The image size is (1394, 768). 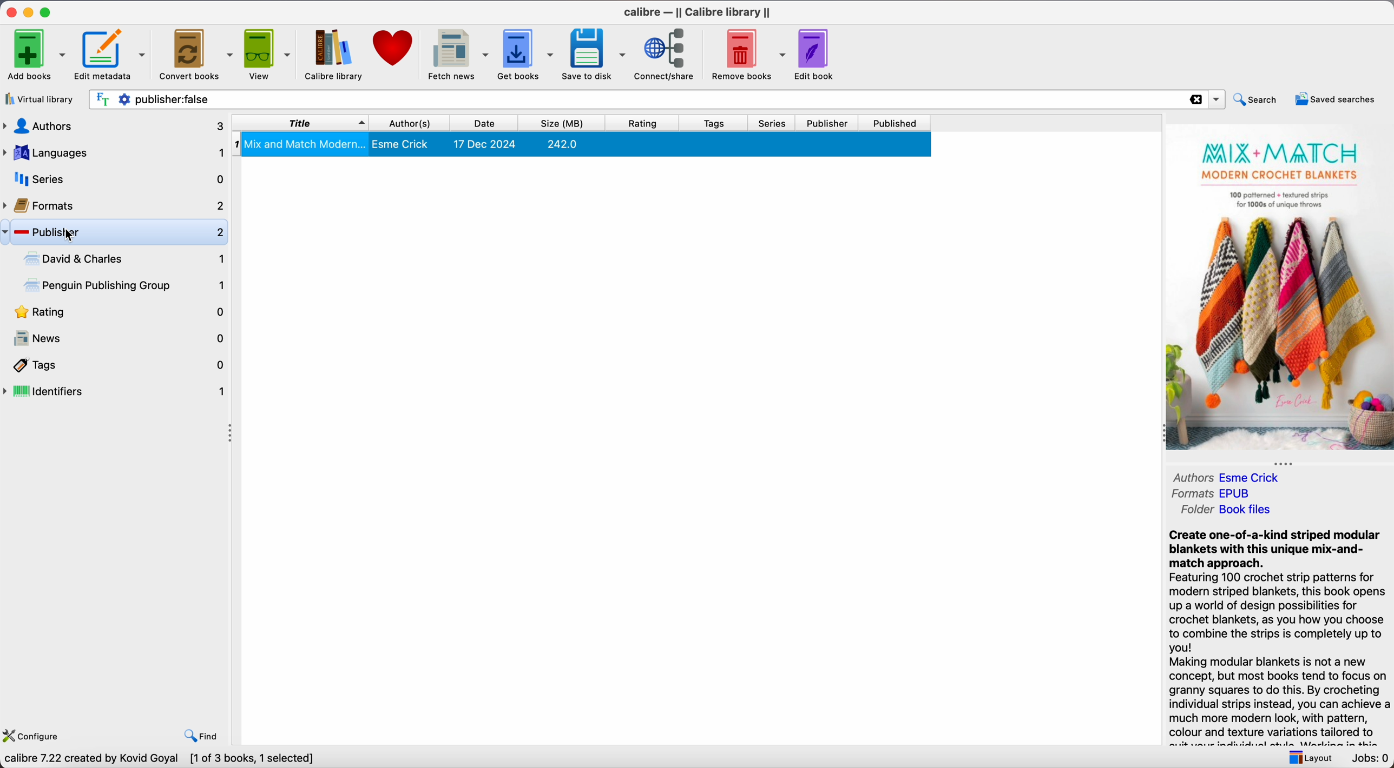 I want to click on Calibre library, so click(x=334, y=56).